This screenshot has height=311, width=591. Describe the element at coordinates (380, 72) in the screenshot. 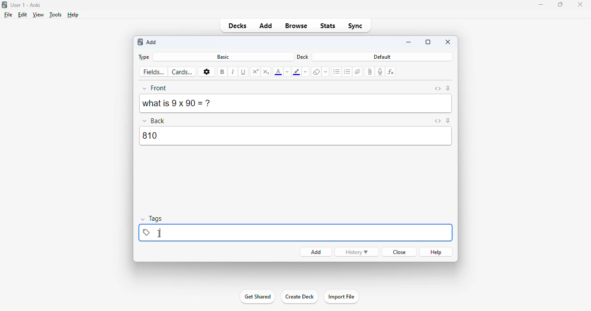

I see `record audio` at that location.